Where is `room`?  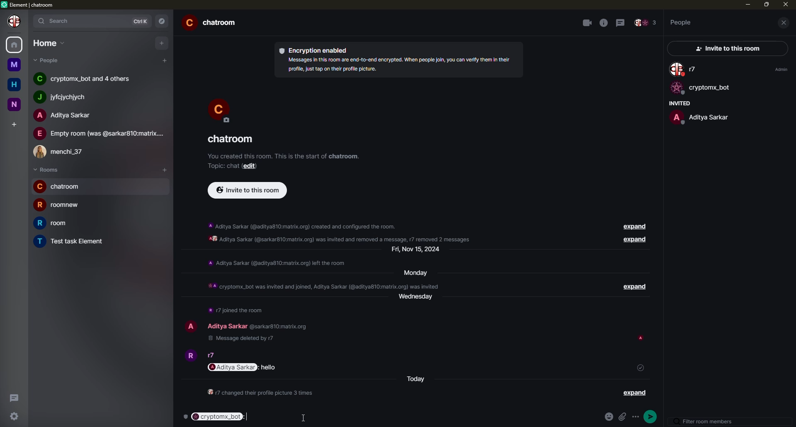 room is located at coordinates (59, 204).